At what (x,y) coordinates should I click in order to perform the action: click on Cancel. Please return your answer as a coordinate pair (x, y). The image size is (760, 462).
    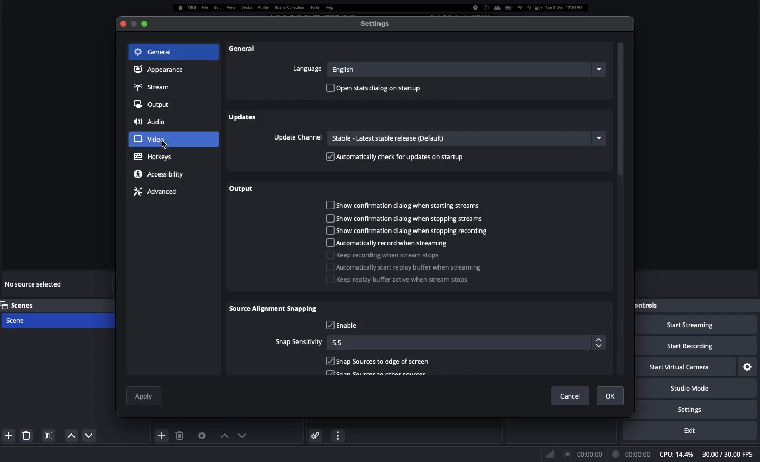
    Looking at the image, I should click on (570, 394).